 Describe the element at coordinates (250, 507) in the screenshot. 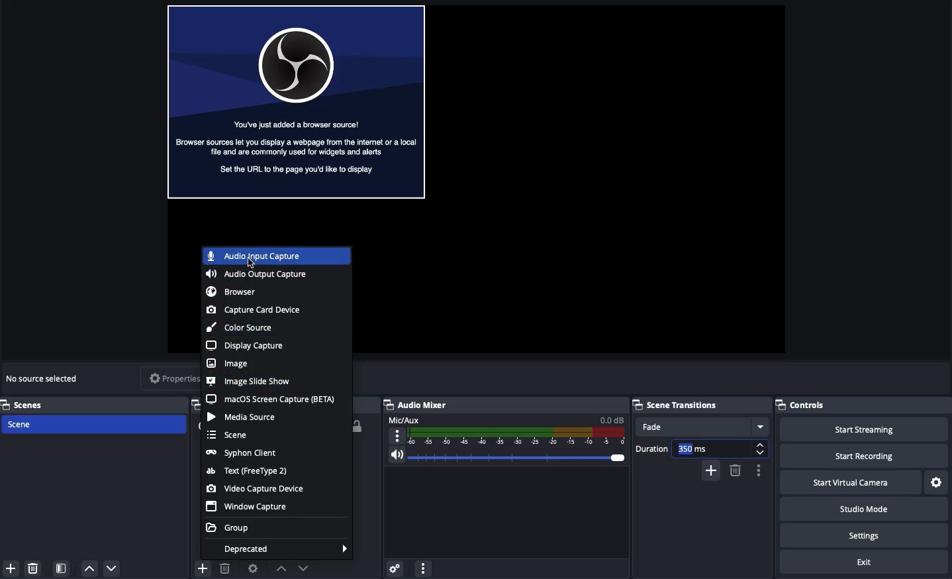

I see `Window capture` at that location.